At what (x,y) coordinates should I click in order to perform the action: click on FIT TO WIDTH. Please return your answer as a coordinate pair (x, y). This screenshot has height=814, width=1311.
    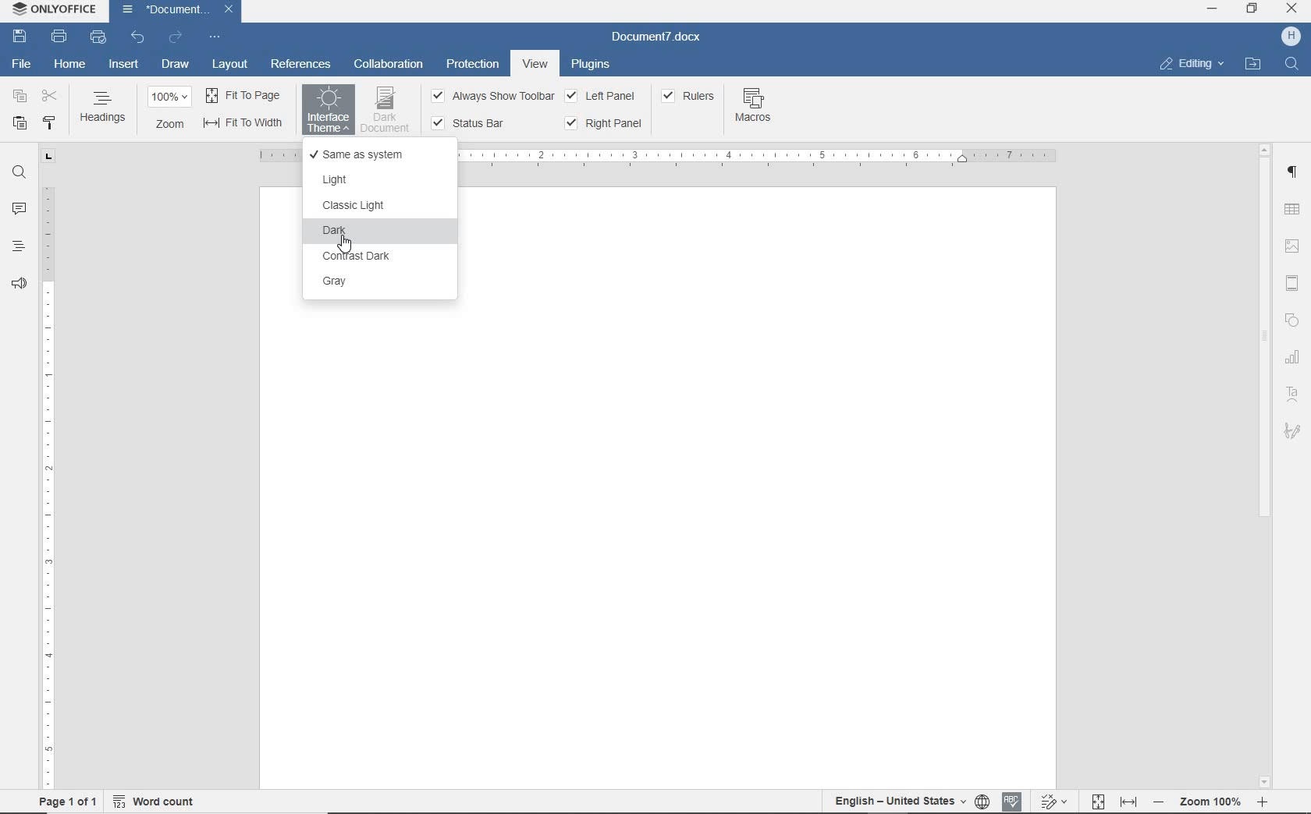
    Looking at the image, I should click on (243, 125).